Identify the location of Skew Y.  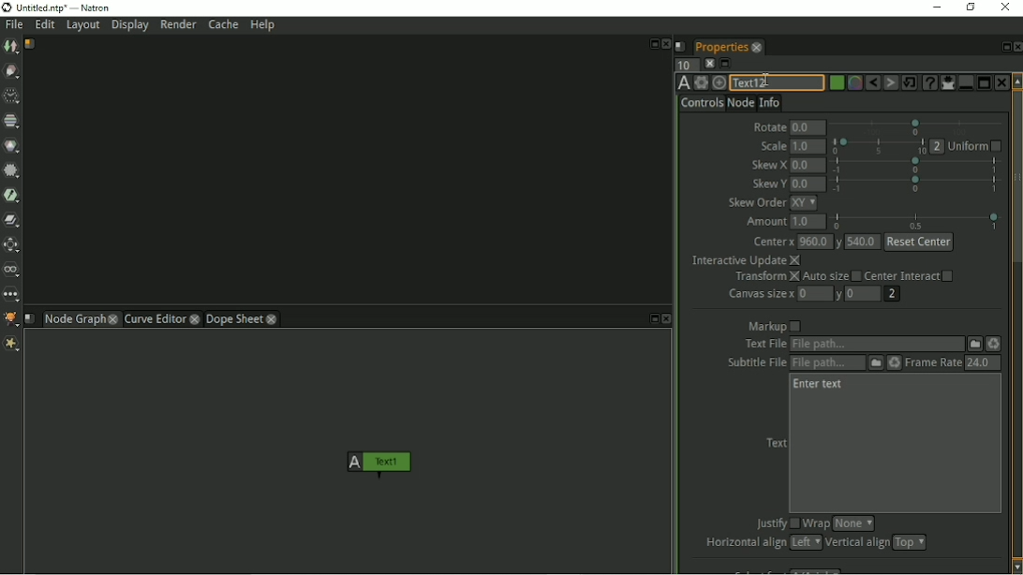
(767, 184).